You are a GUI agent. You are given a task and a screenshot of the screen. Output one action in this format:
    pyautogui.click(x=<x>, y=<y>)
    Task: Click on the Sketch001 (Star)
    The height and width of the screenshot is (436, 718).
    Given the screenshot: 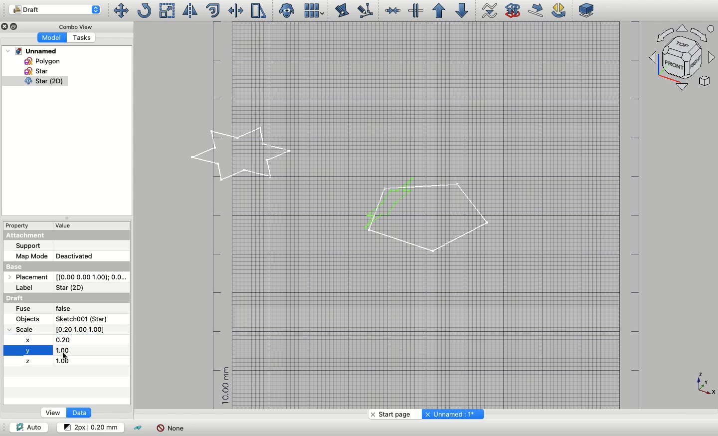 What is the action you would take?
    pyautogui.click(x=82, y=319)
    